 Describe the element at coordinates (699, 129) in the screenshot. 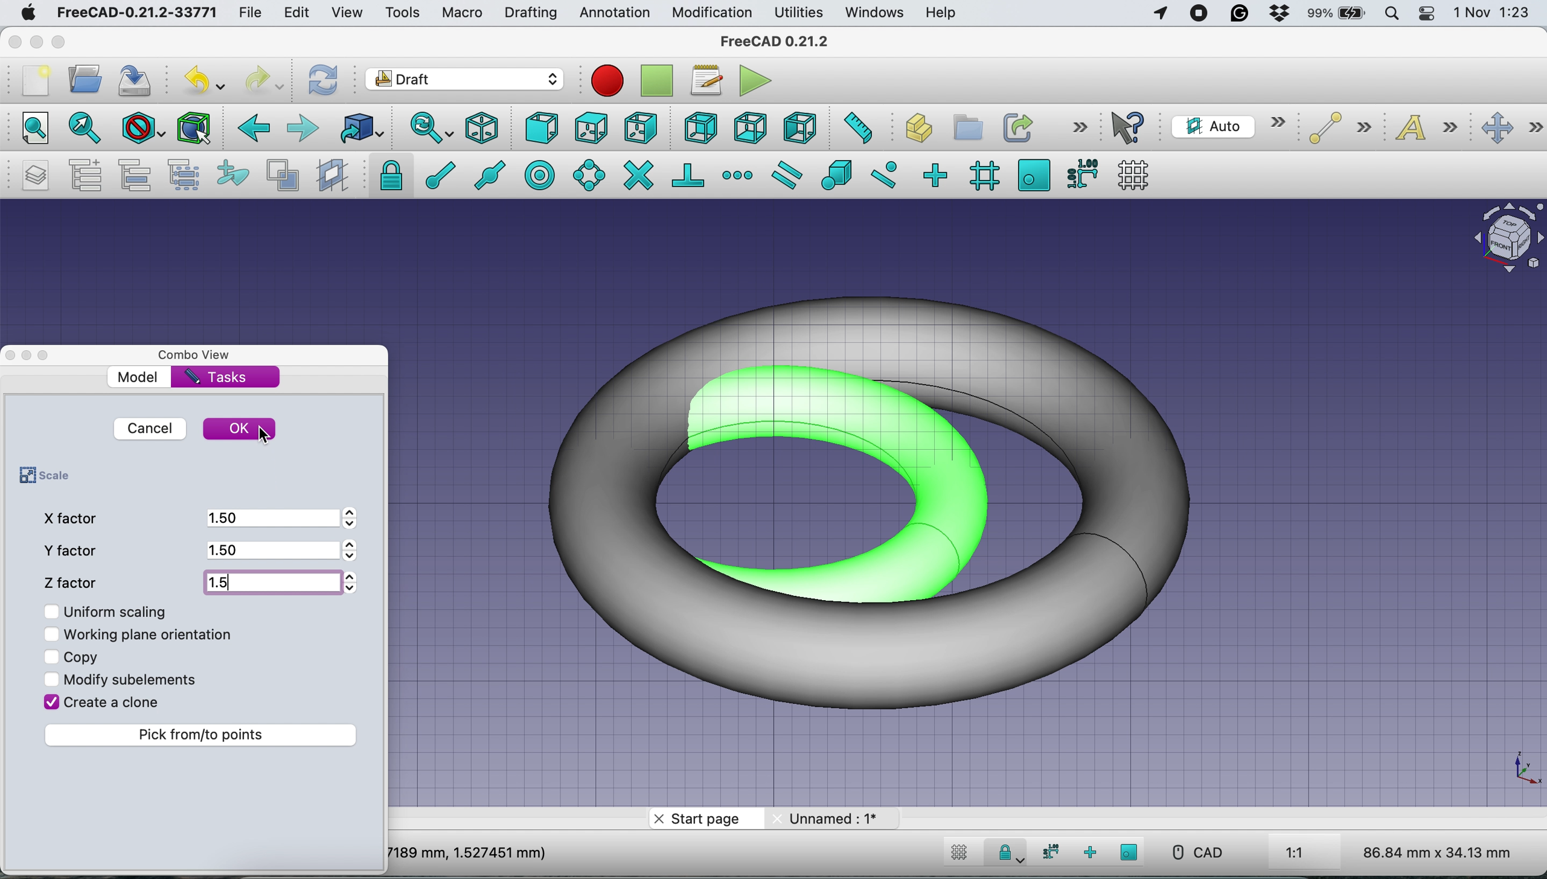

I see `rear` at that location.